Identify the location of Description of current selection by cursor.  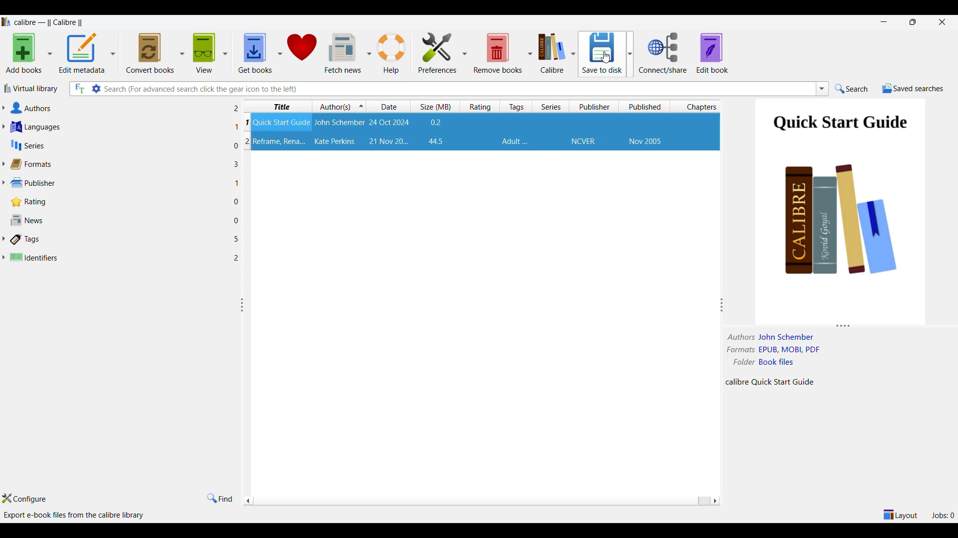
(75, 515).